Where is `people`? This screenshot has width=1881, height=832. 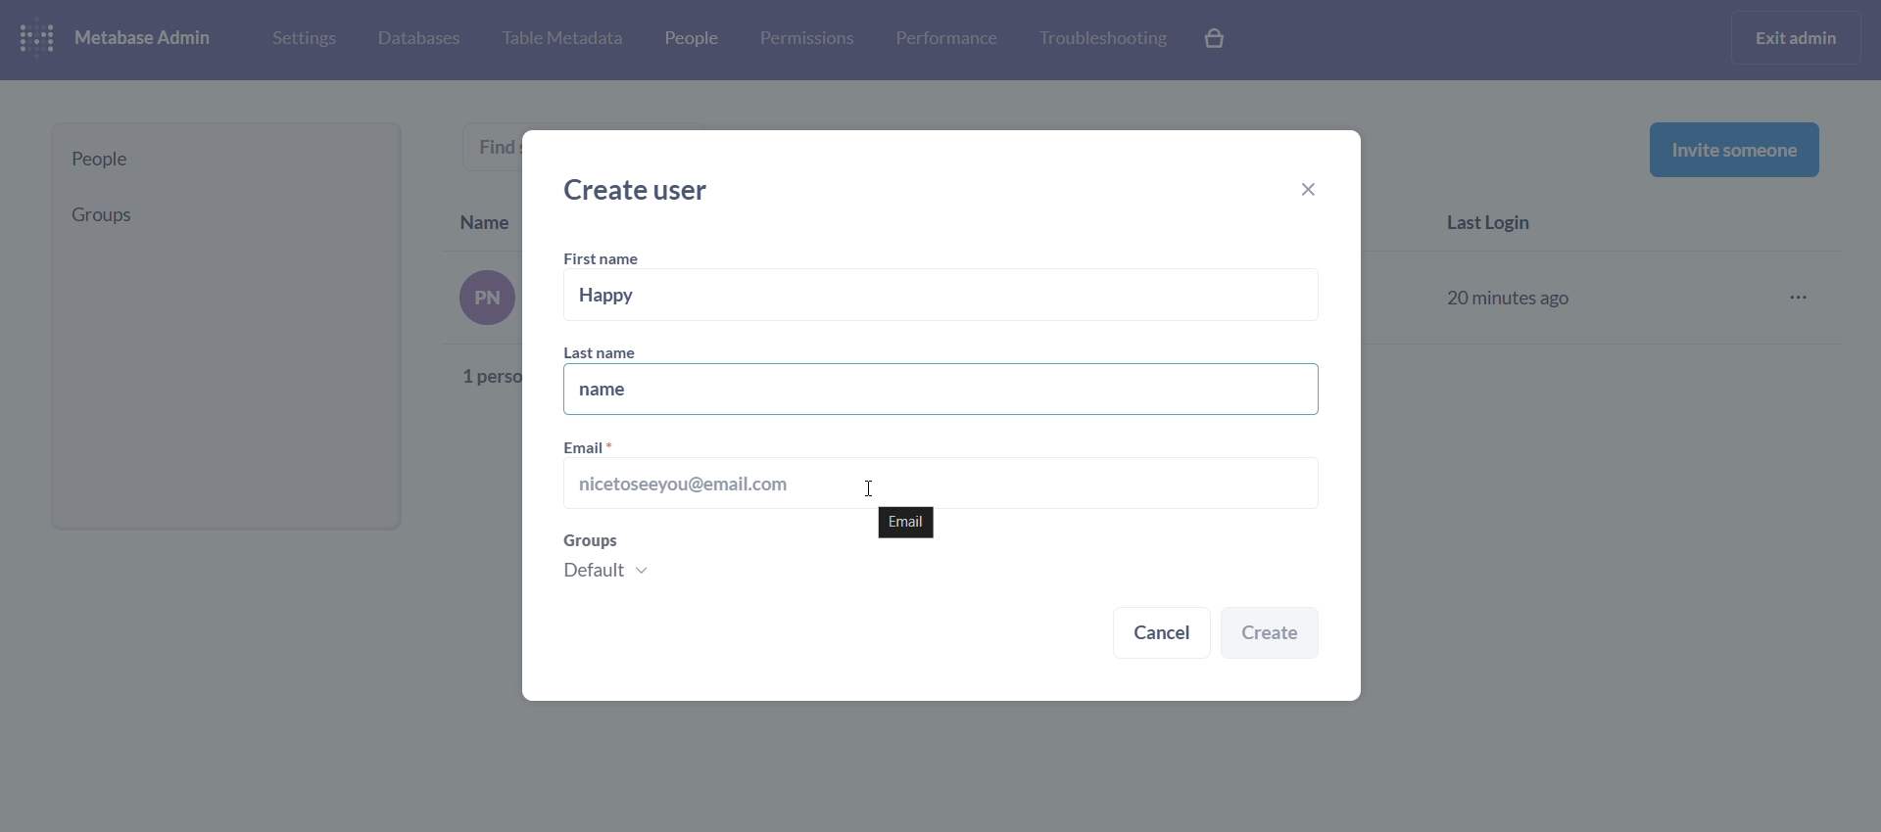 people is located at coordinates (226, 160).